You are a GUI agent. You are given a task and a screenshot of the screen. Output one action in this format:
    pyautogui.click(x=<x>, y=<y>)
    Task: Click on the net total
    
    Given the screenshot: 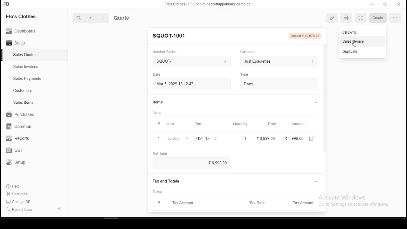 What is the action you would take?
    pyautogui.click(x=162, y=153)
    